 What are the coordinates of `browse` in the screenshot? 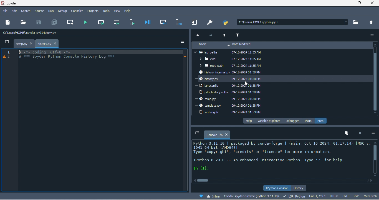 It's located at (356, 22).